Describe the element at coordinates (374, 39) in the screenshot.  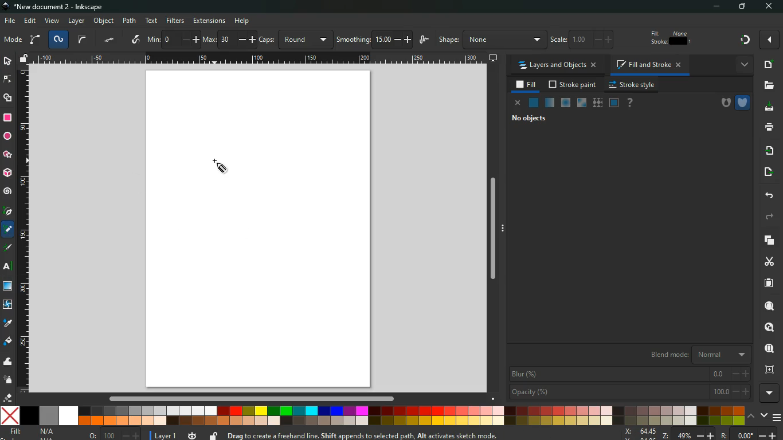
I see `smoothing` at that location.